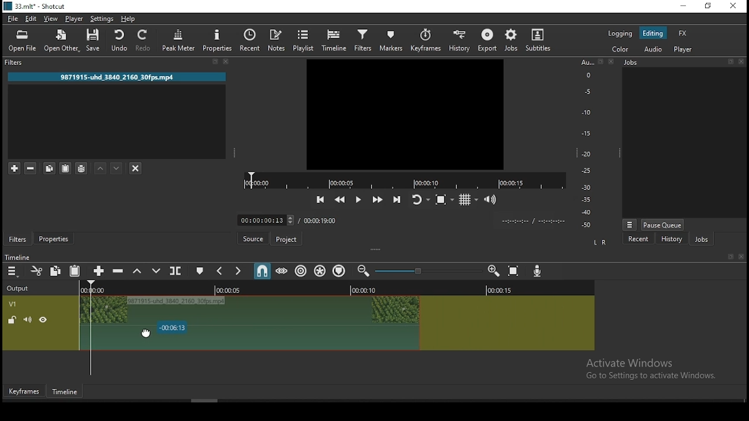 The height and width of the screenshot is (421, 749). Describe the element at coordinates (157, 272) in the screenshot. I see `overwrite` at that location.